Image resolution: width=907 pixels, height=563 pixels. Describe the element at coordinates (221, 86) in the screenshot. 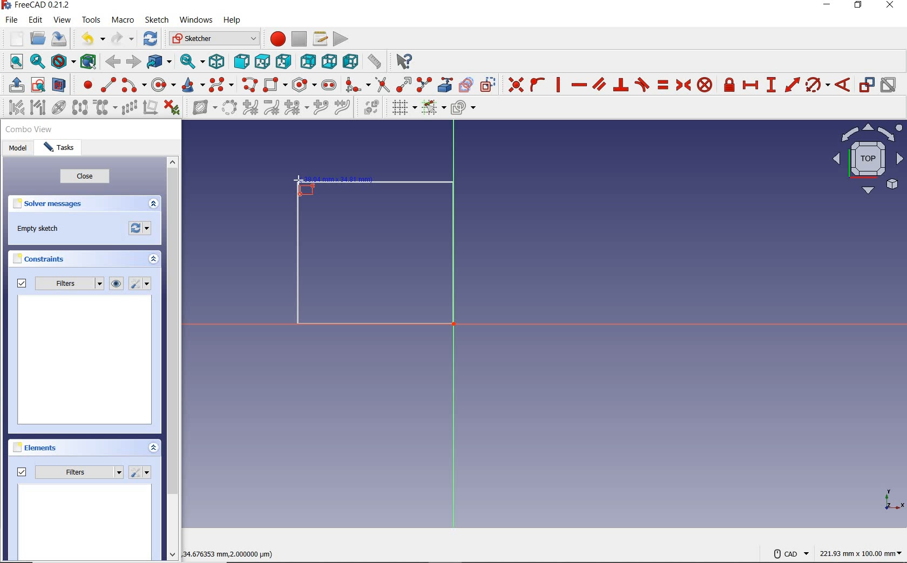

I see `create B-spline` at that location.